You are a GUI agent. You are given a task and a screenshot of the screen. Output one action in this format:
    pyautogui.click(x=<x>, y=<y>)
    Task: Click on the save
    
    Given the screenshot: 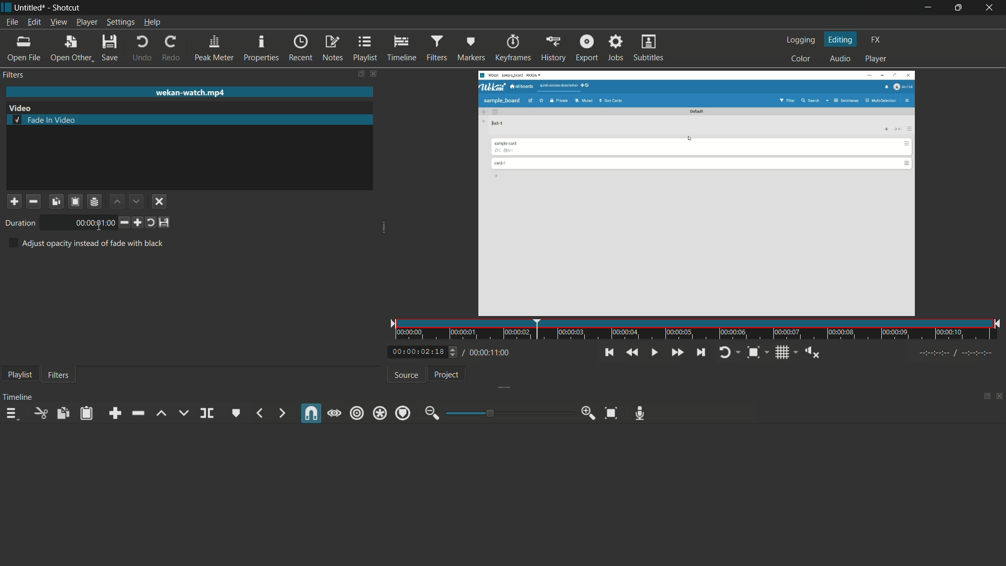 What is the action you would take?
    pyautogui.click(x=109, y=47)
    